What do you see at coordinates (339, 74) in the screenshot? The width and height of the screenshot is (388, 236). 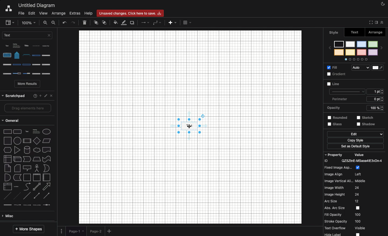 I see `Line` at bounding box center [339, 74].